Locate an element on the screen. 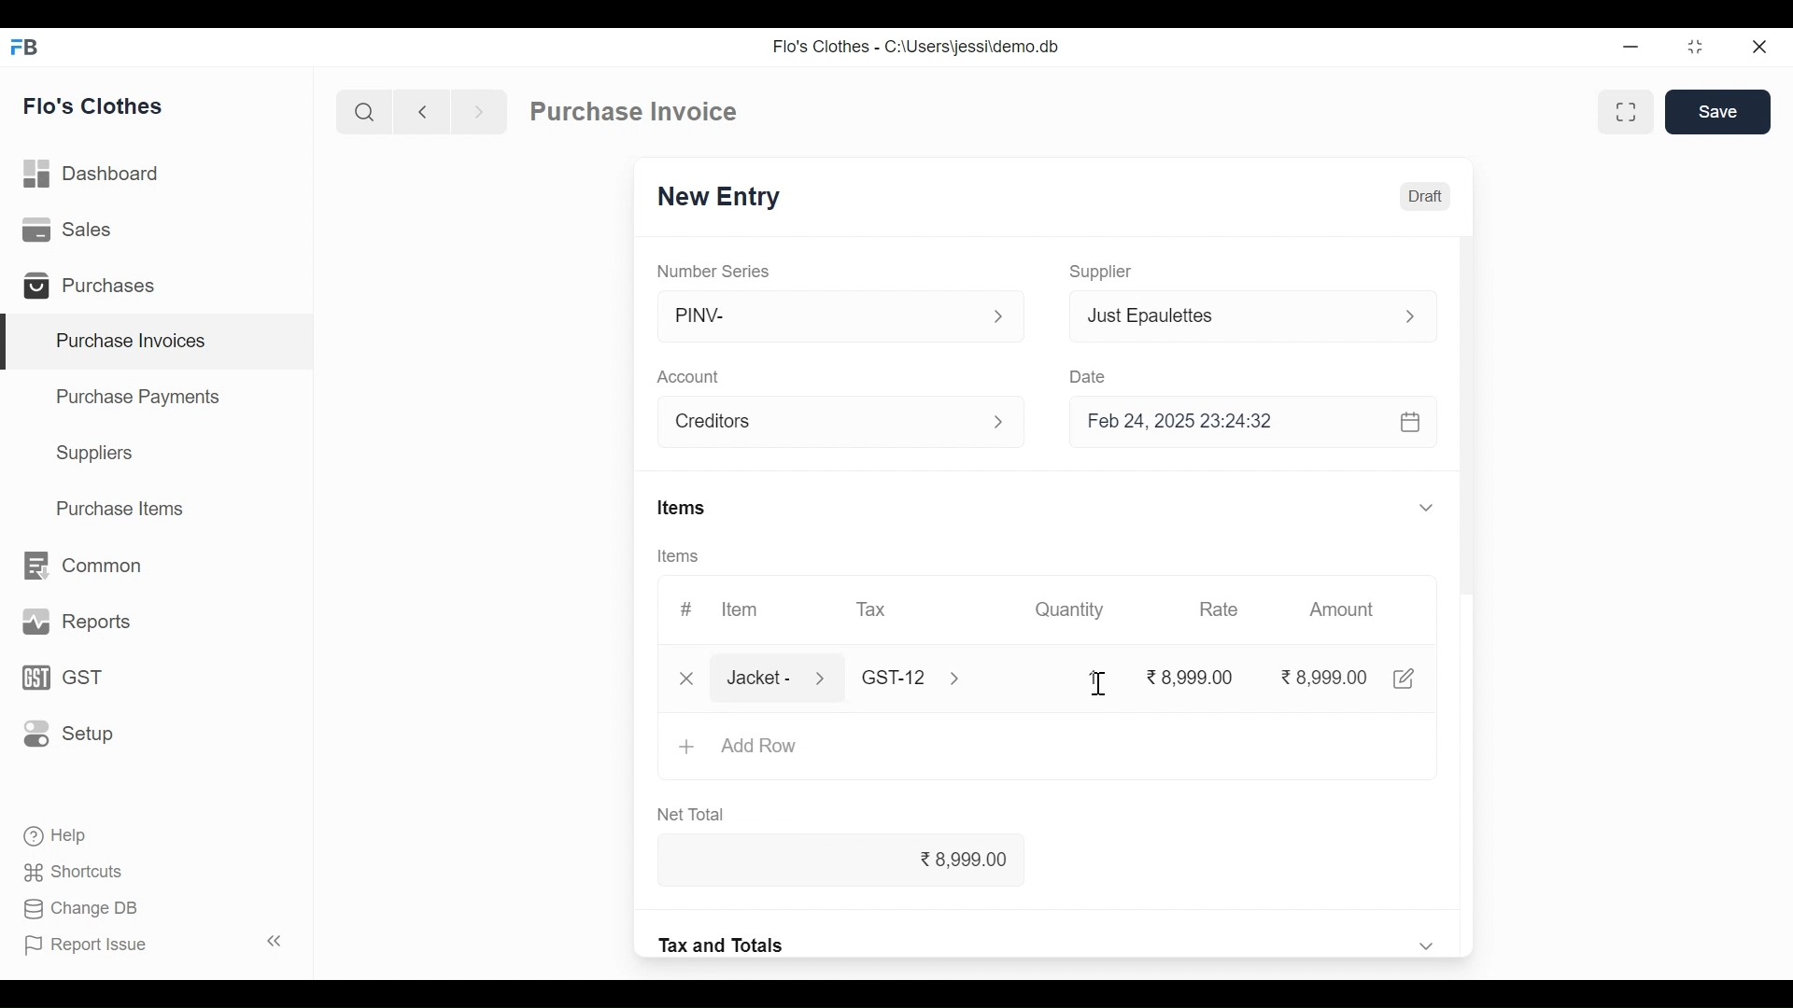  Just Epaulettes is located at coordinates (1230, 315).